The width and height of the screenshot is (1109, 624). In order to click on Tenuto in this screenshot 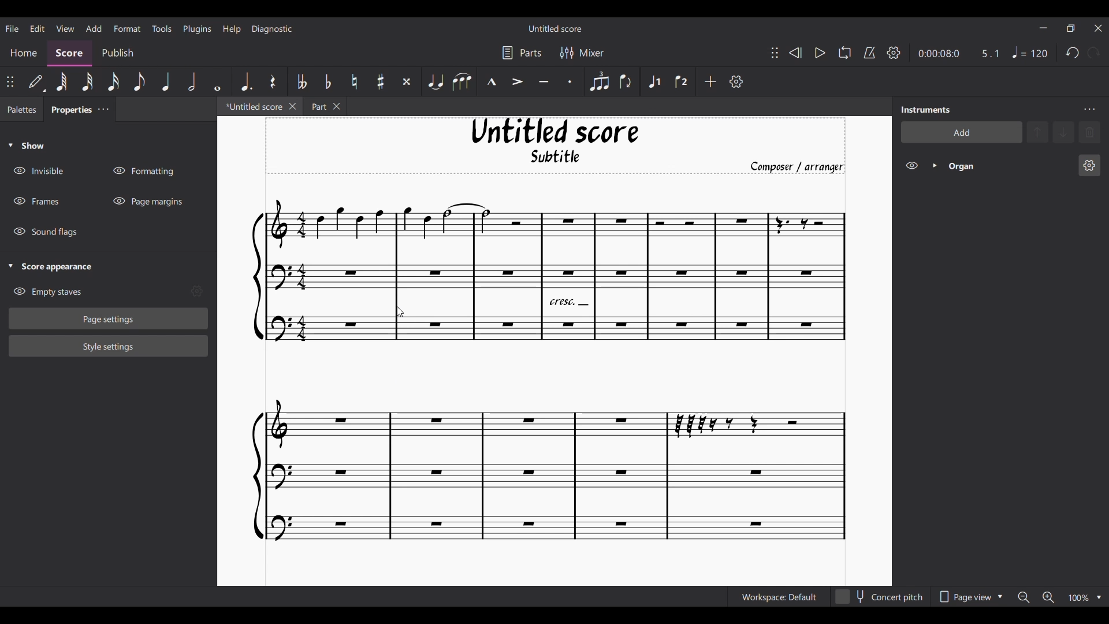, I will do `click(544, 82)`.